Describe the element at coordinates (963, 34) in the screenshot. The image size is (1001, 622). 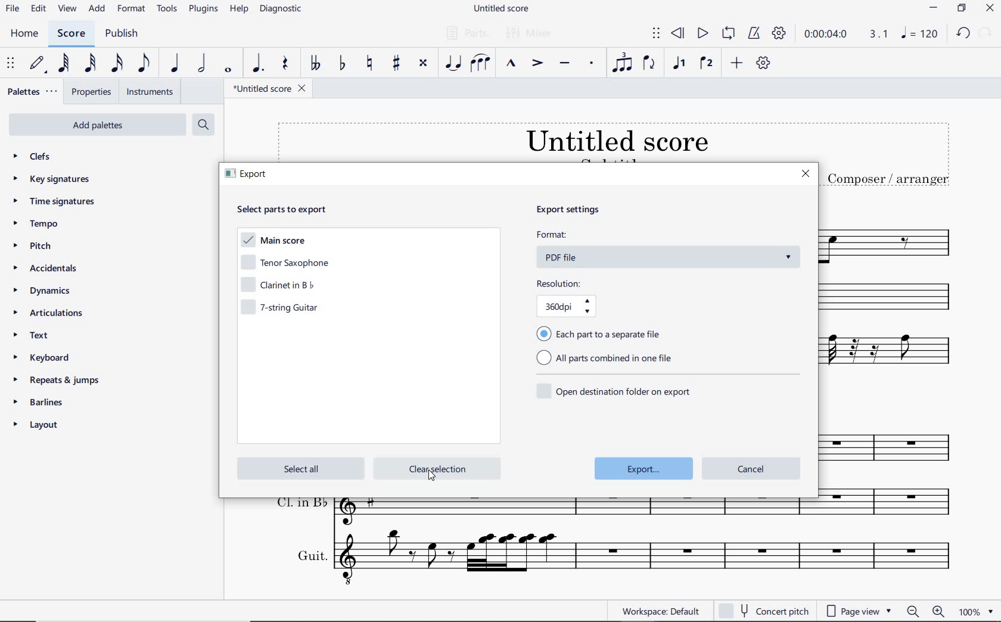
I see `UNDO` at that location.